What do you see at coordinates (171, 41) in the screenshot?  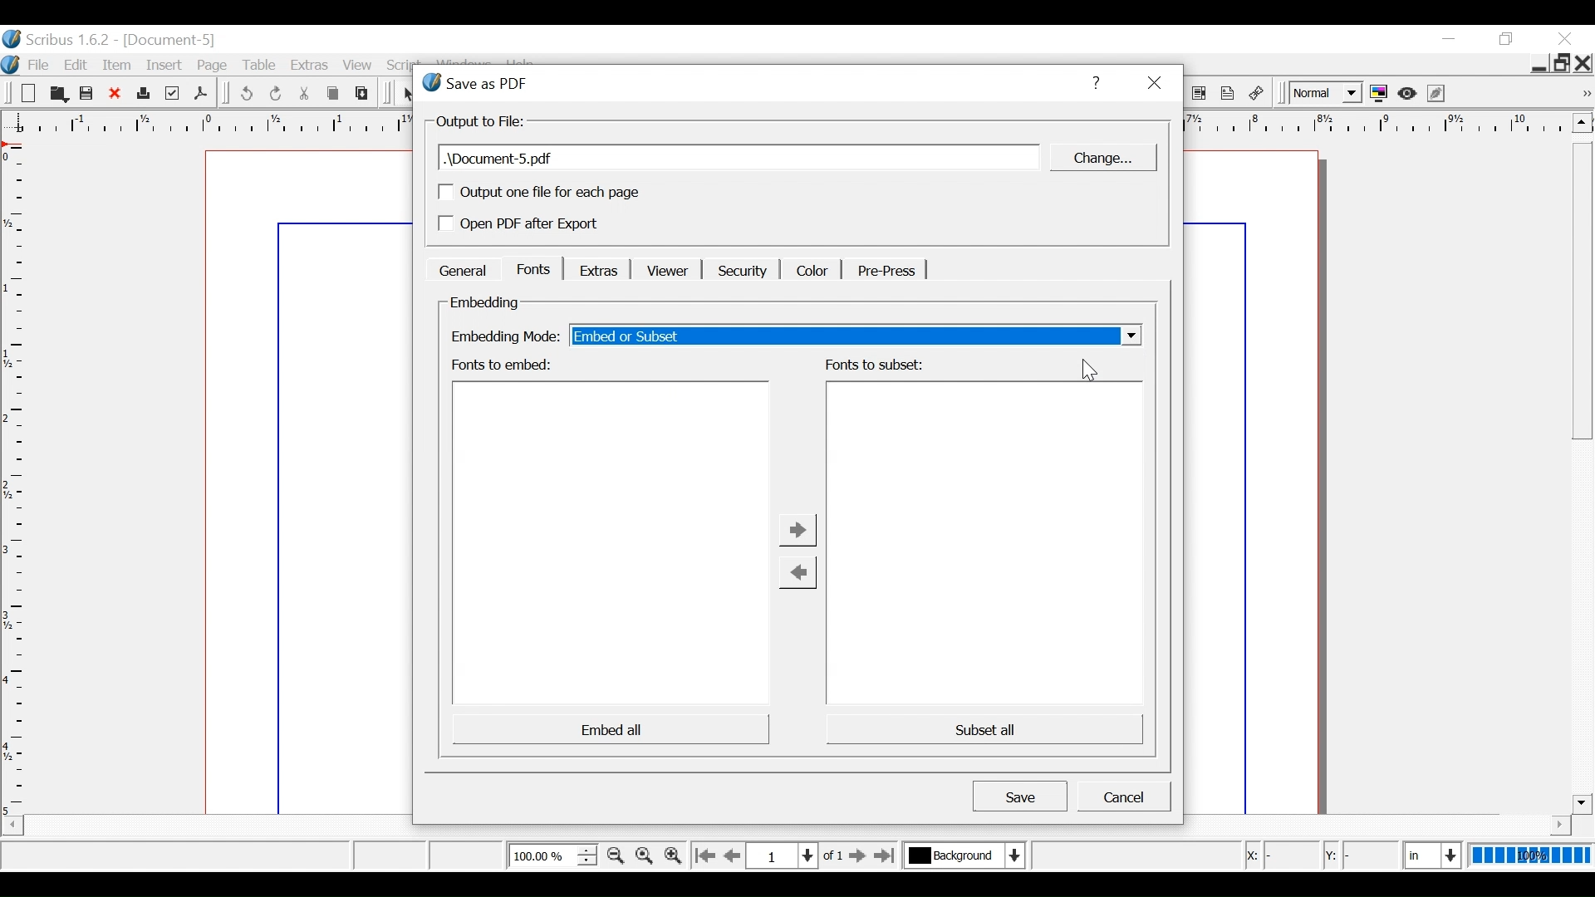 I see `Document name` at bounding box center [171, 41].